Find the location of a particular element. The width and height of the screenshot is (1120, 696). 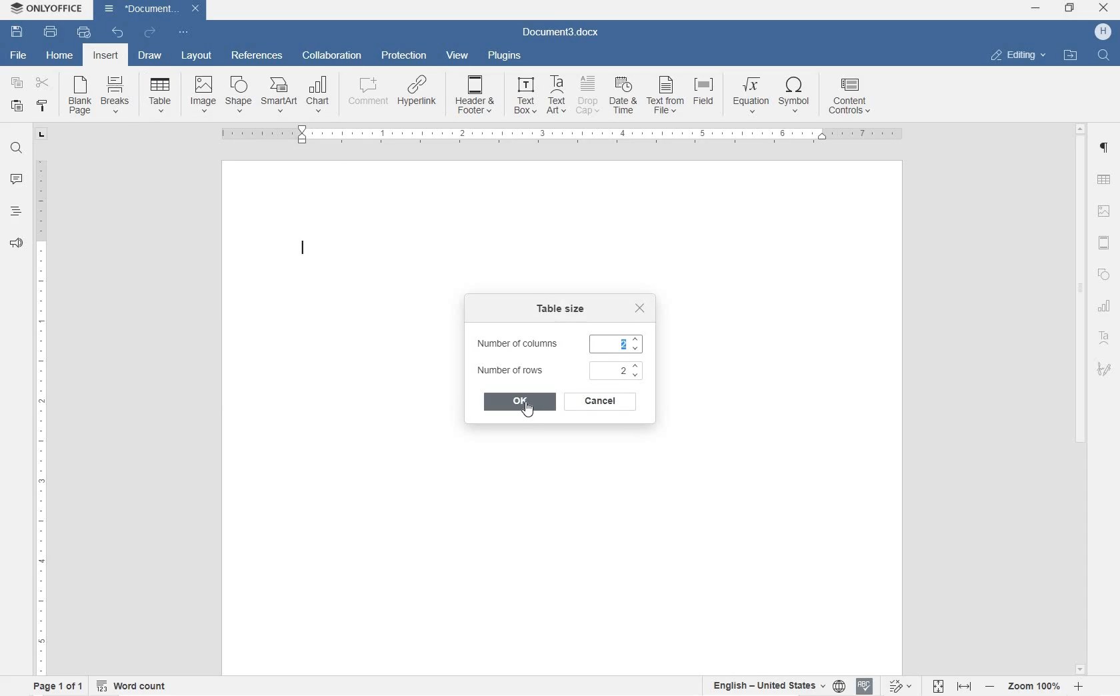

Equation is located at coordinates (751, 94).